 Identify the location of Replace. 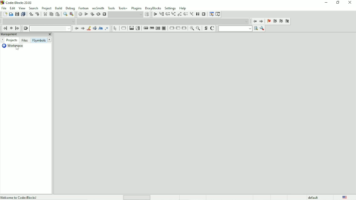
(72, 14).